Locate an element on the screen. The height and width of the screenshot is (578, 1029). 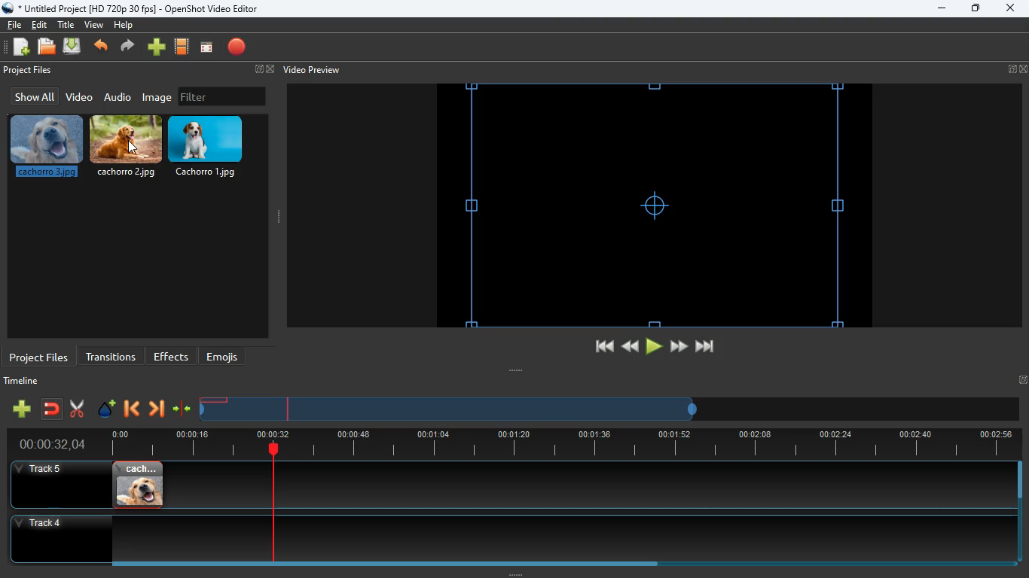
track 5 is located at coordinates (42, 470).